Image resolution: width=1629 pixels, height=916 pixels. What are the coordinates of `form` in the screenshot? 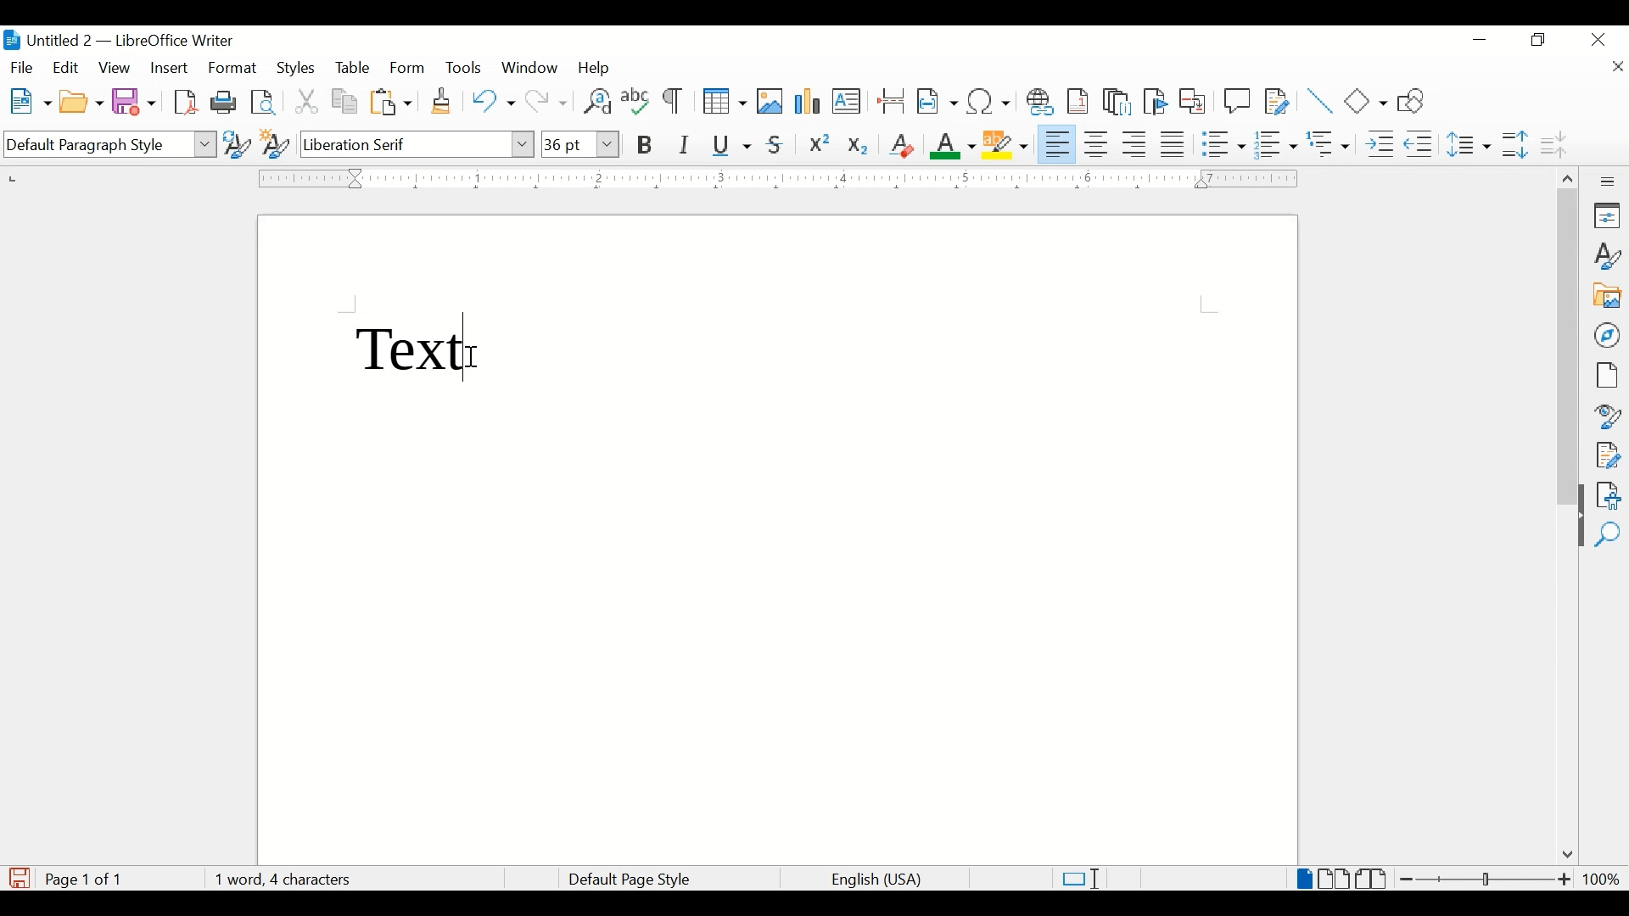 It's located at (409, 69).